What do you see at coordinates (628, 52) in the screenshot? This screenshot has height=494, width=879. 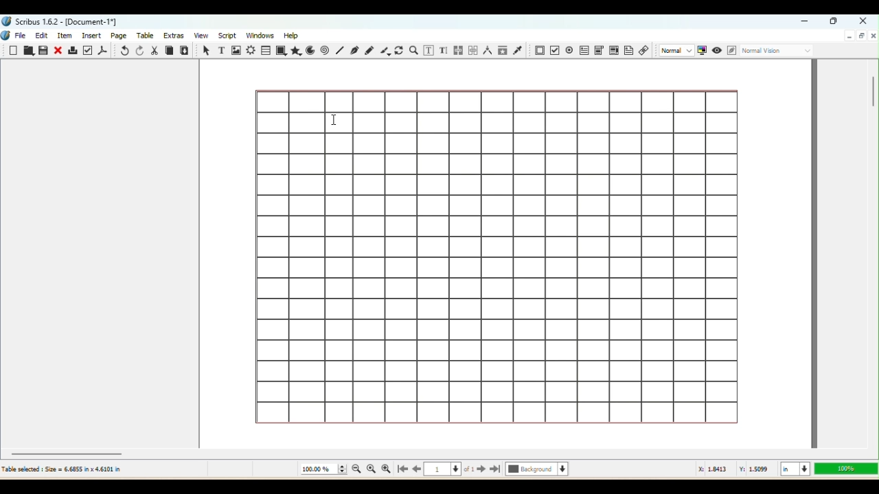 I see `Text Annotation` at bounding box center [628, 52].